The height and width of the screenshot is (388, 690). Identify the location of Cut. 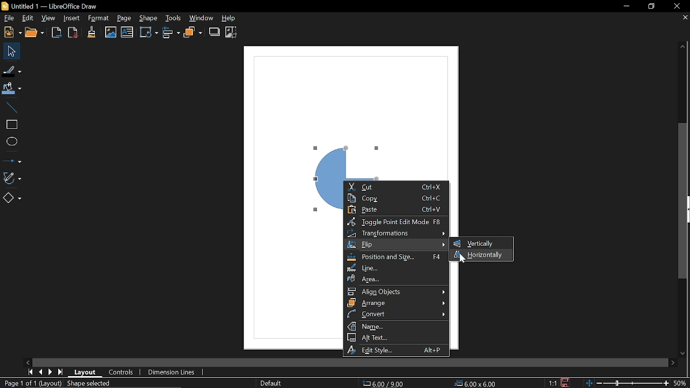
(396, 187).